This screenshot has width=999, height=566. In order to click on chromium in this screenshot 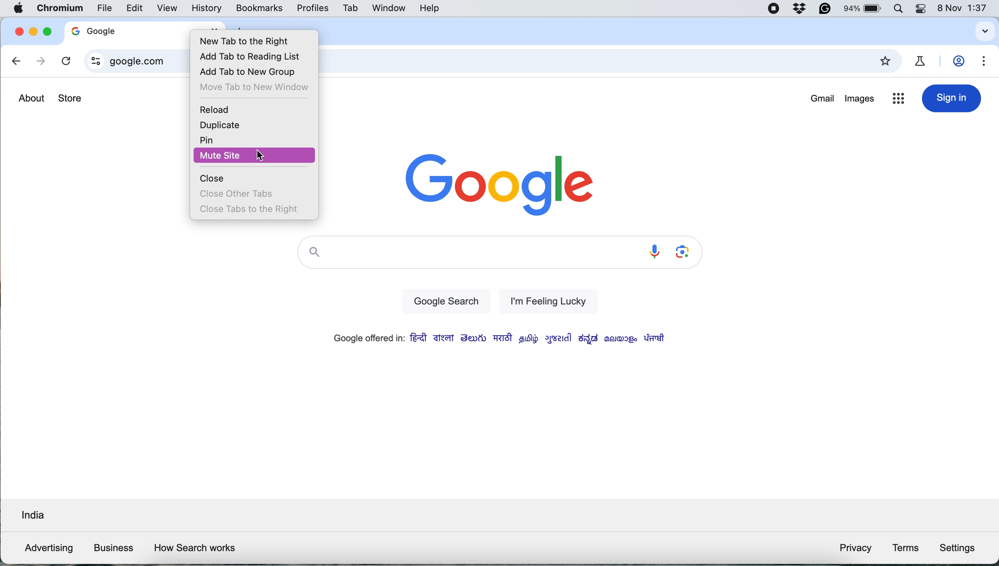, I will do `click(58, 9)`.